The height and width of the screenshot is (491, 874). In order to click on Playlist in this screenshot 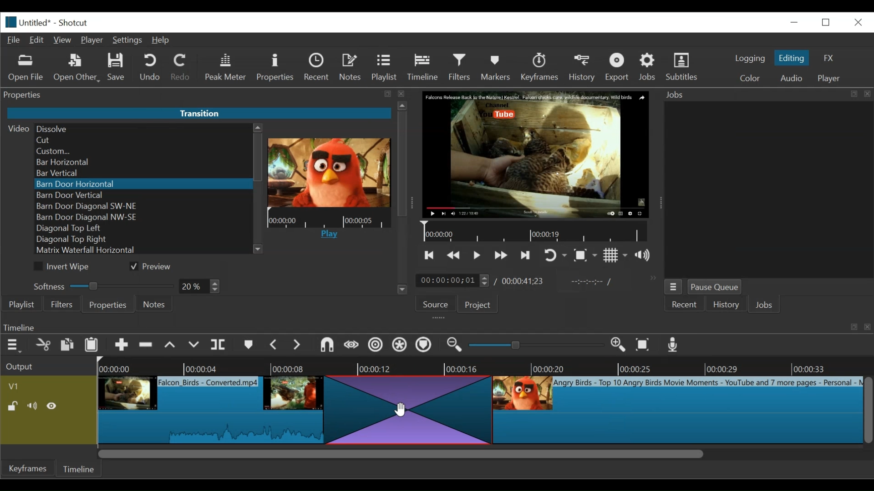, I will do `click(385, 68)`.